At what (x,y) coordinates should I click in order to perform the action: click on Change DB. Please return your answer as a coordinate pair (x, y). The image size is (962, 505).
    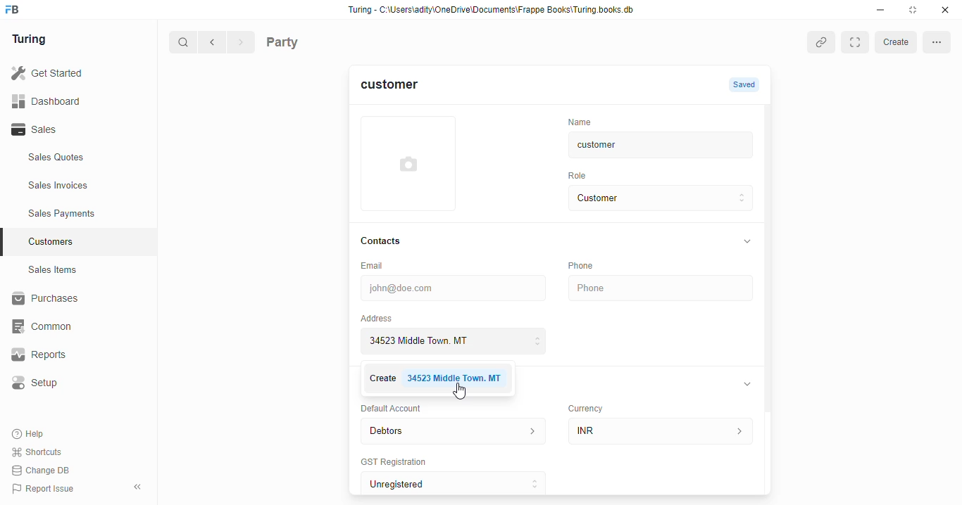
    Looking at the image, I should click on (44, 470).